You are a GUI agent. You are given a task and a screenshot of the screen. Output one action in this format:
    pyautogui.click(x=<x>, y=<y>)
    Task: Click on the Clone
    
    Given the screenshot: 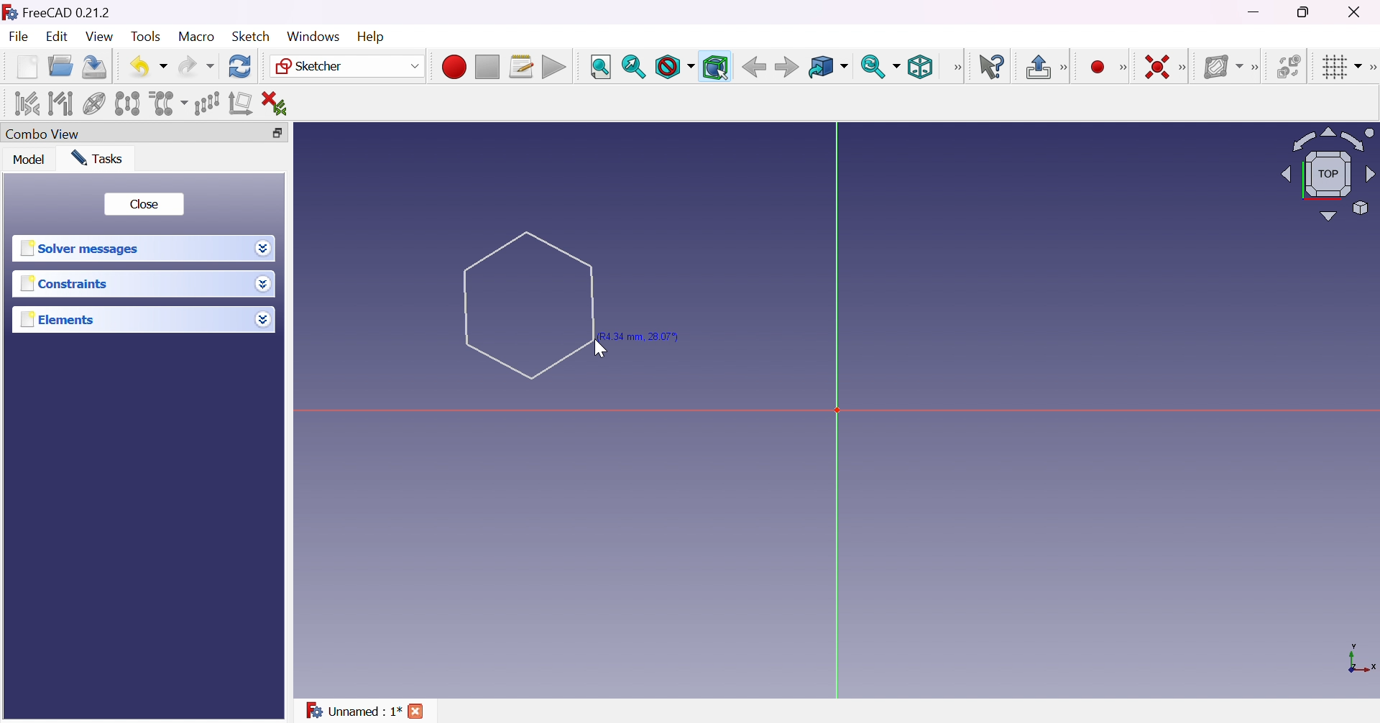 What is the action you would take?
    pyautogui.click(x=167, y=102)
    